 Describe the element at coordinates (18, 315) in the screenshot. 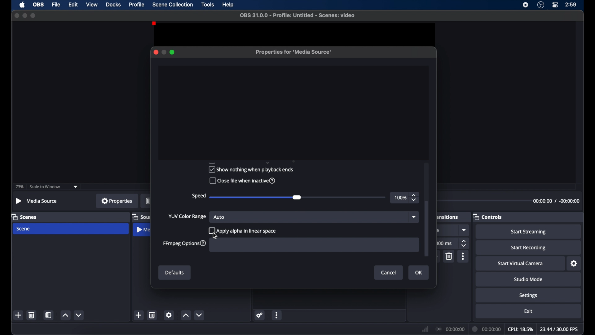

I see `add` at that location.